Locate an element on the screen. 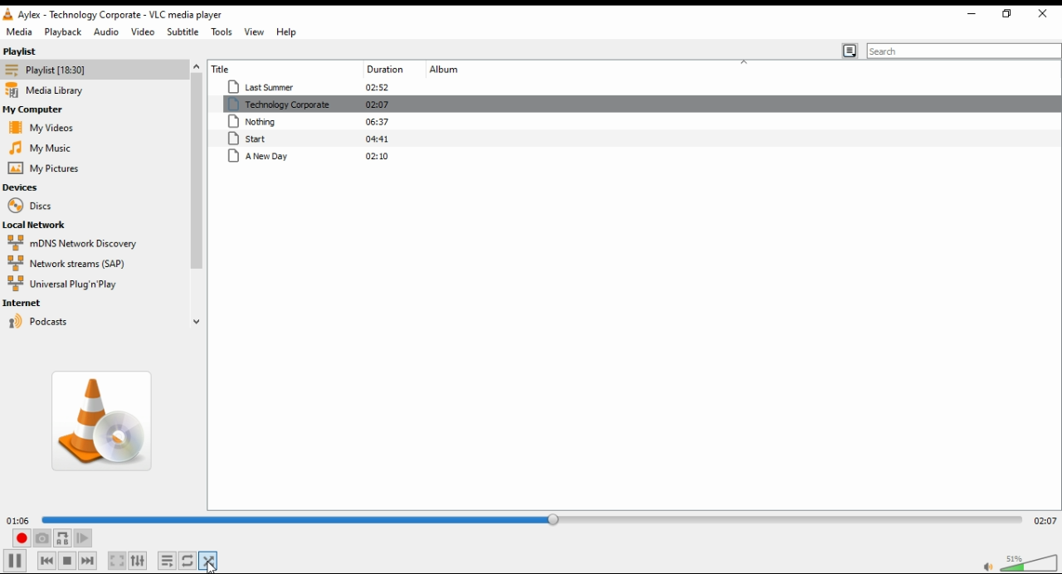  network streams (SAP) is located at coordinates (69, 262).